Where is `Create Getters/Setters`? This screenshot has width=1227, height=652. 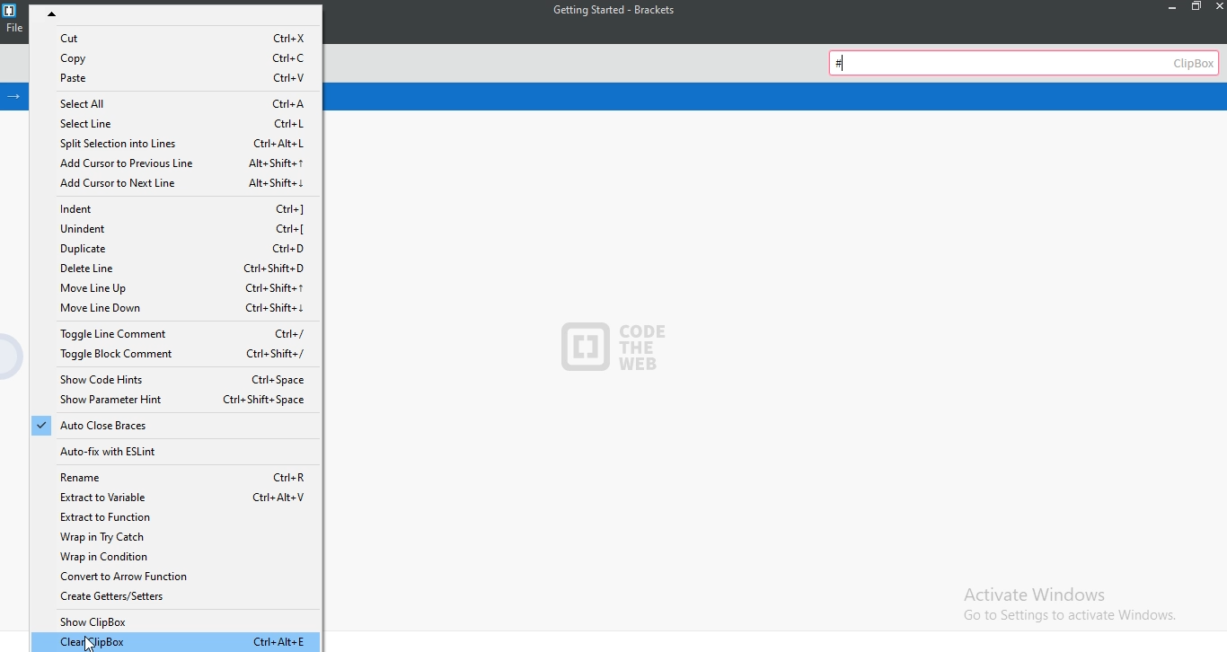 Create Getters/Setters is located at coordinates (172, 599).